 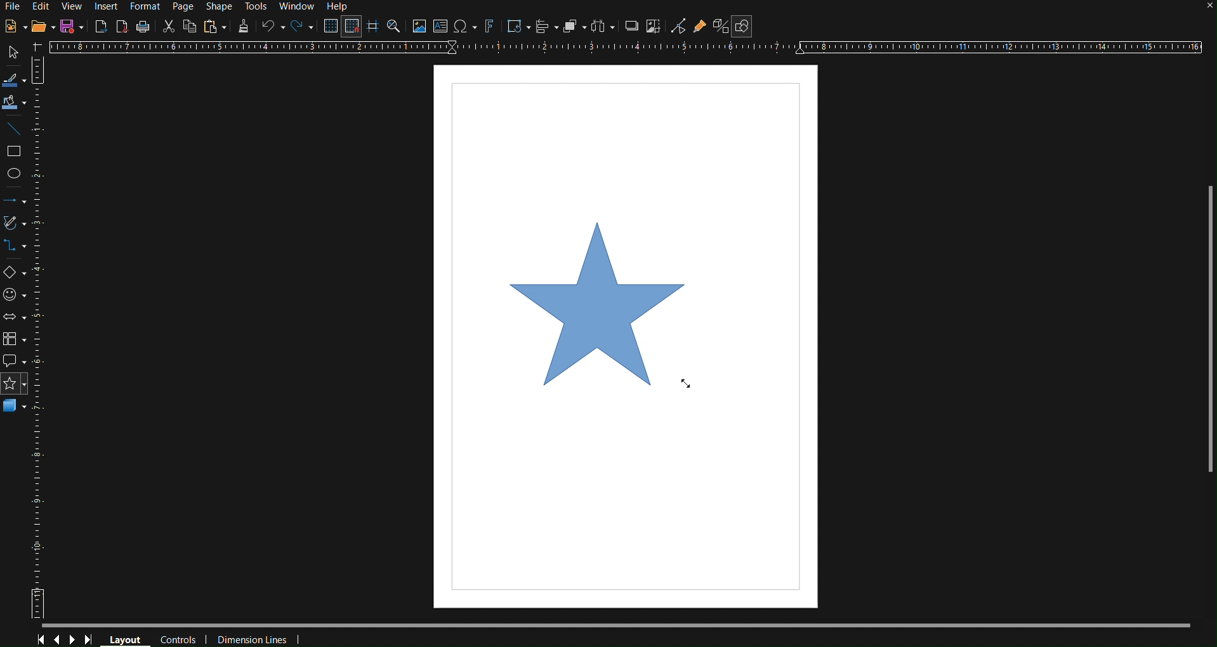 What do you see at coordinates (15, 102) in the screenshot?
I see `Fill Color` at bounding box center [15, 102].